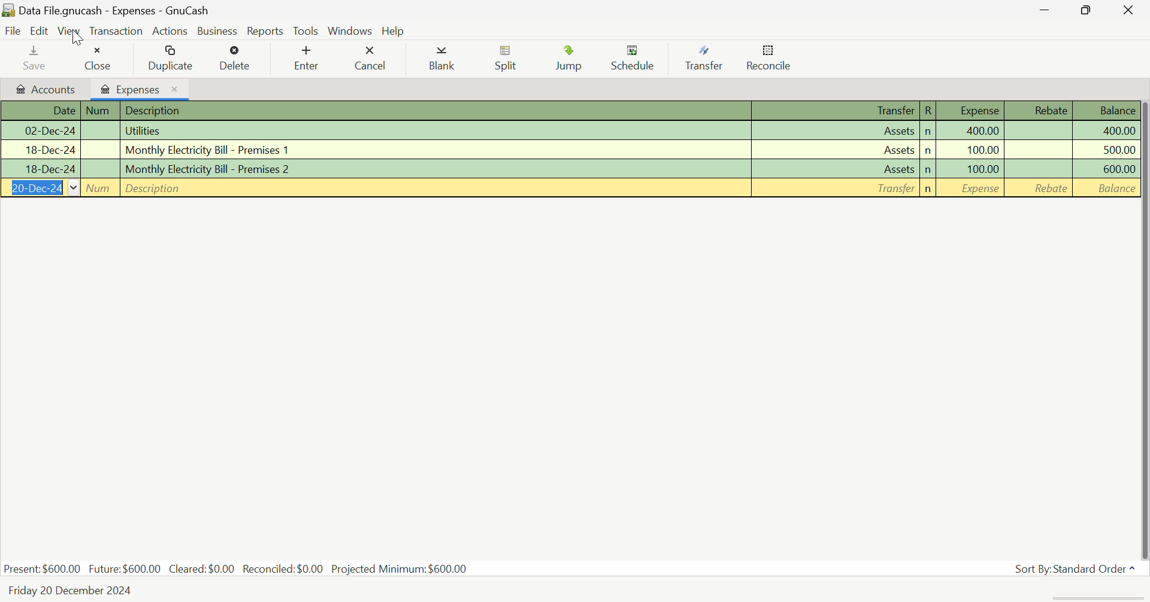 The height and width of the screenshot is (602, 1150). I want to click on Date, so click(40, 111).